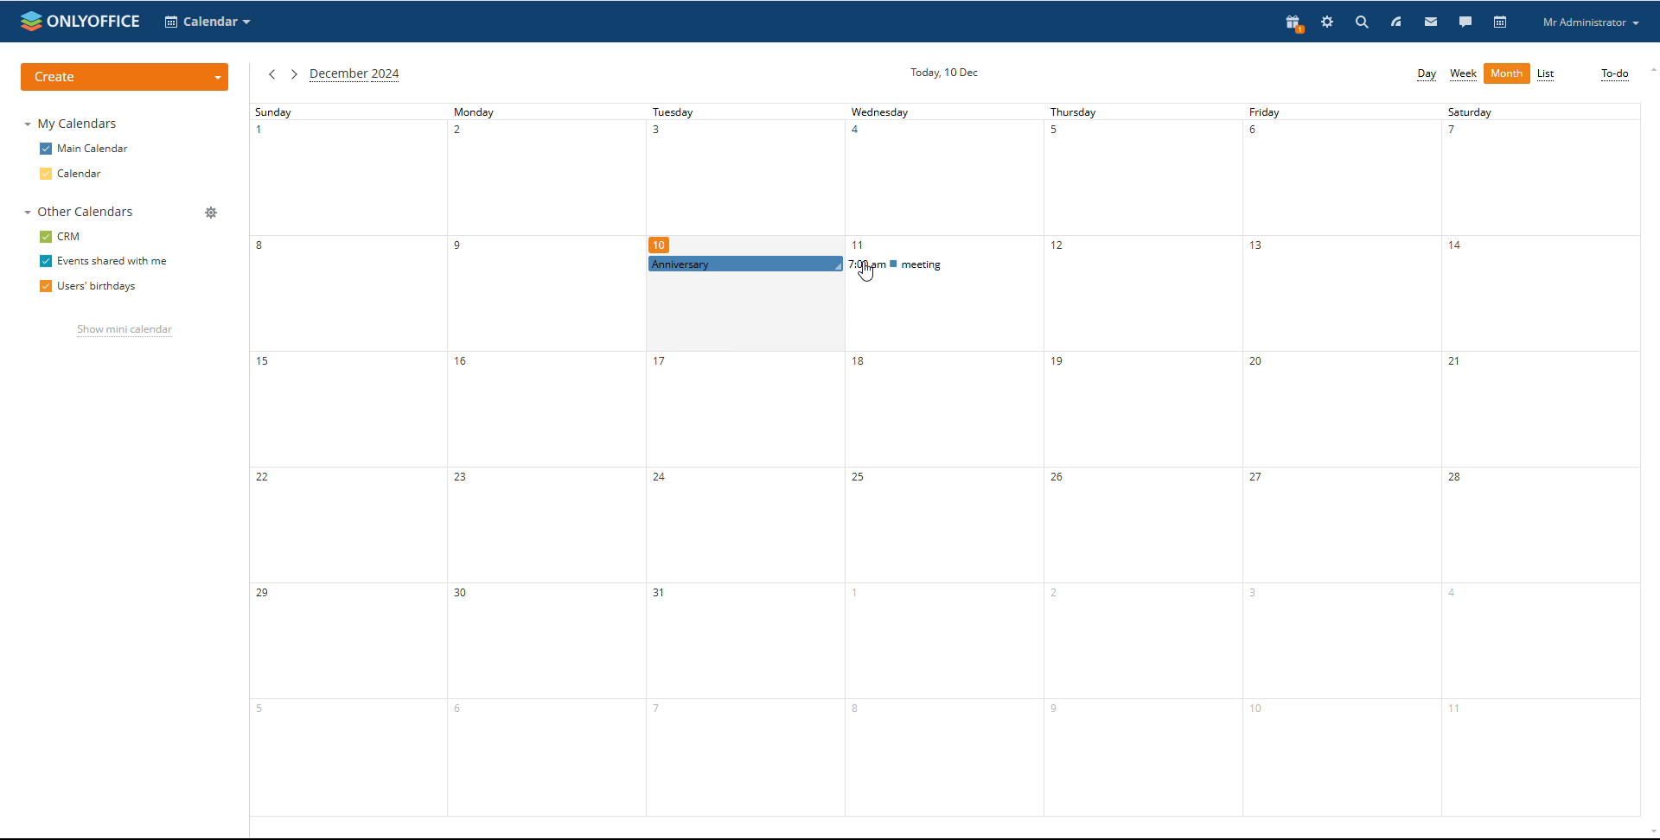 This screenshot has height=840, width=1660. Describe the element at coordinates (126, 77) in the screenshot. I see `create` at that location.